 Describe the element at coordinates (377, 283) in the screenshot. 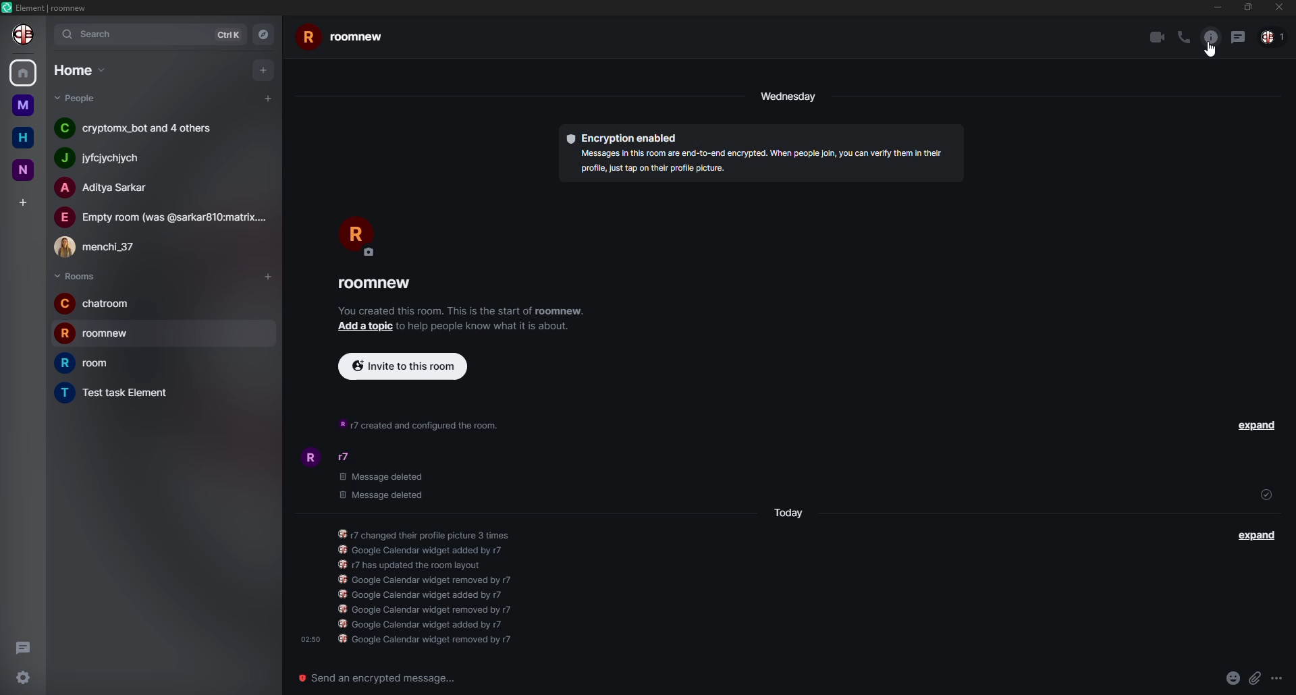

I see `room` at that location.